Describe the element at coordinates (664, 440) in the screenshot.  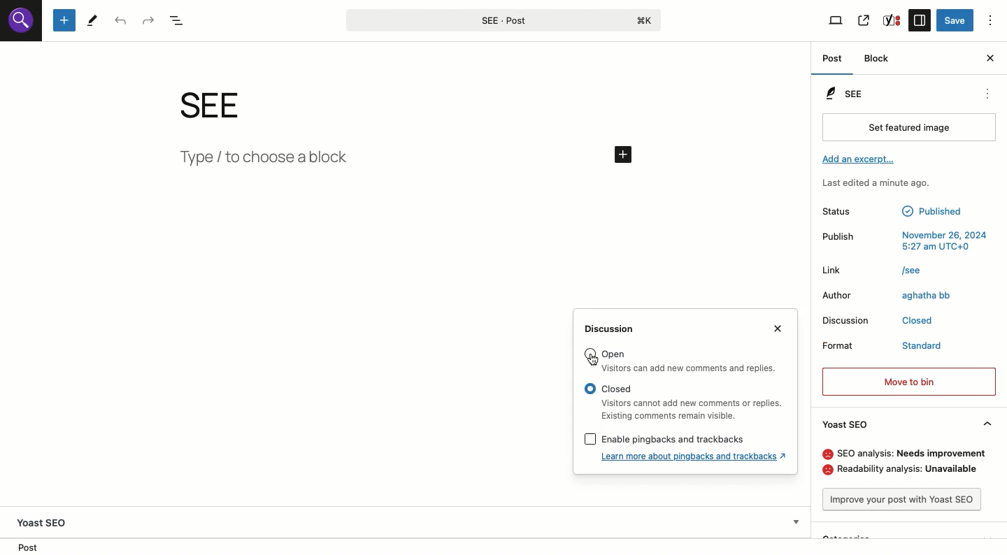
I see `[J Enable pingbacks and trackbacks` at that location.